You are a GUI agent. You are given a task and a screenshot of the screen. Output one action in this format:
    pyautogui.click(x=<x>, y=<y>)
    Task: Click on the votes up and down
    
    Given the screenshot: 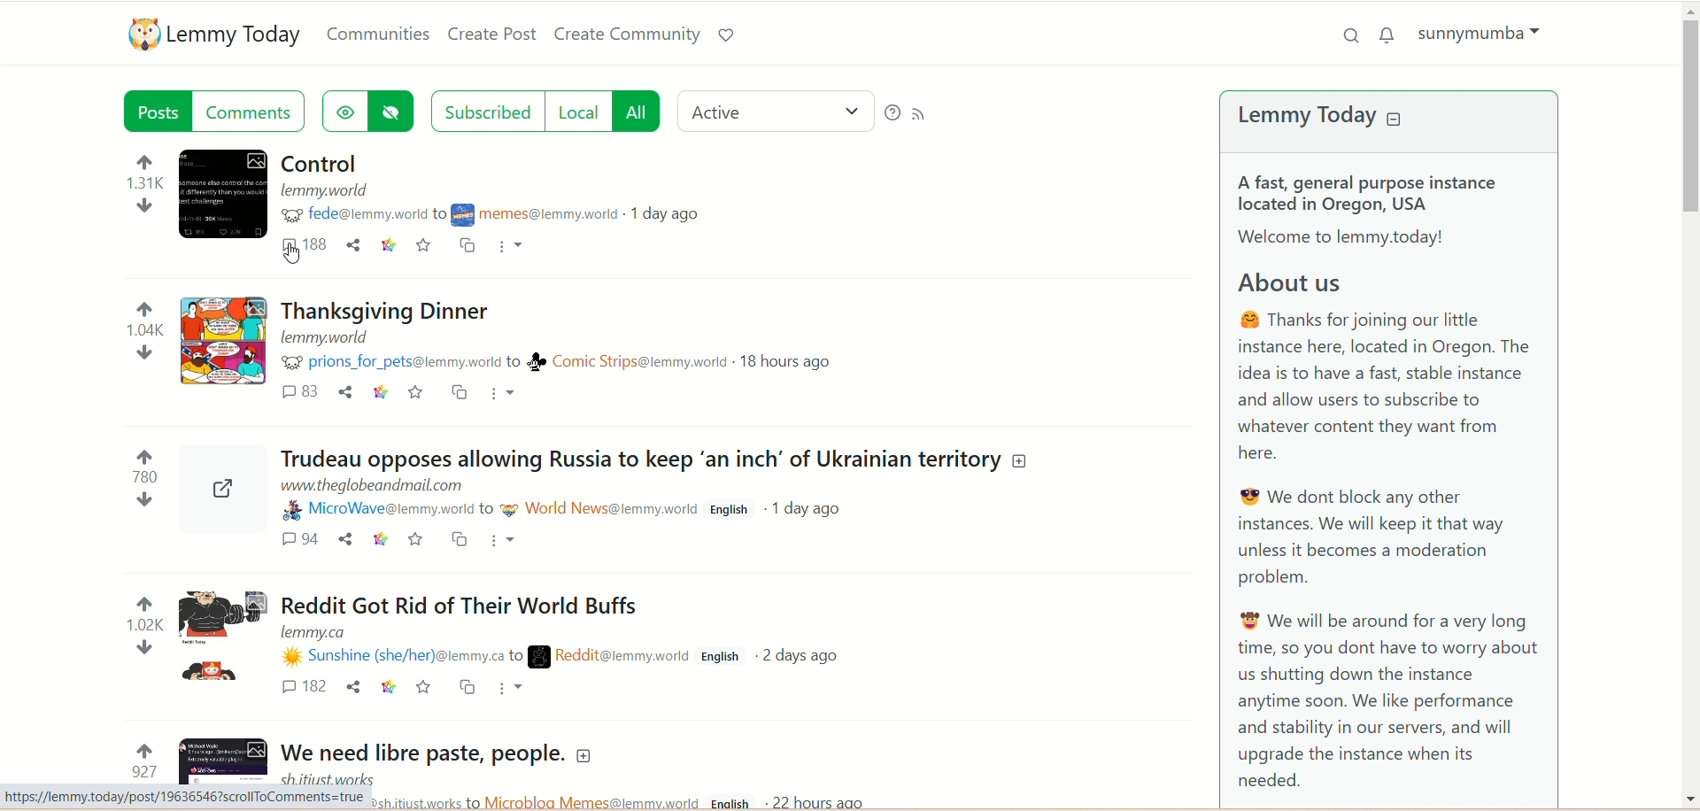 What is the action you would take?
    pyautogui.click(x=130, y=760)
    